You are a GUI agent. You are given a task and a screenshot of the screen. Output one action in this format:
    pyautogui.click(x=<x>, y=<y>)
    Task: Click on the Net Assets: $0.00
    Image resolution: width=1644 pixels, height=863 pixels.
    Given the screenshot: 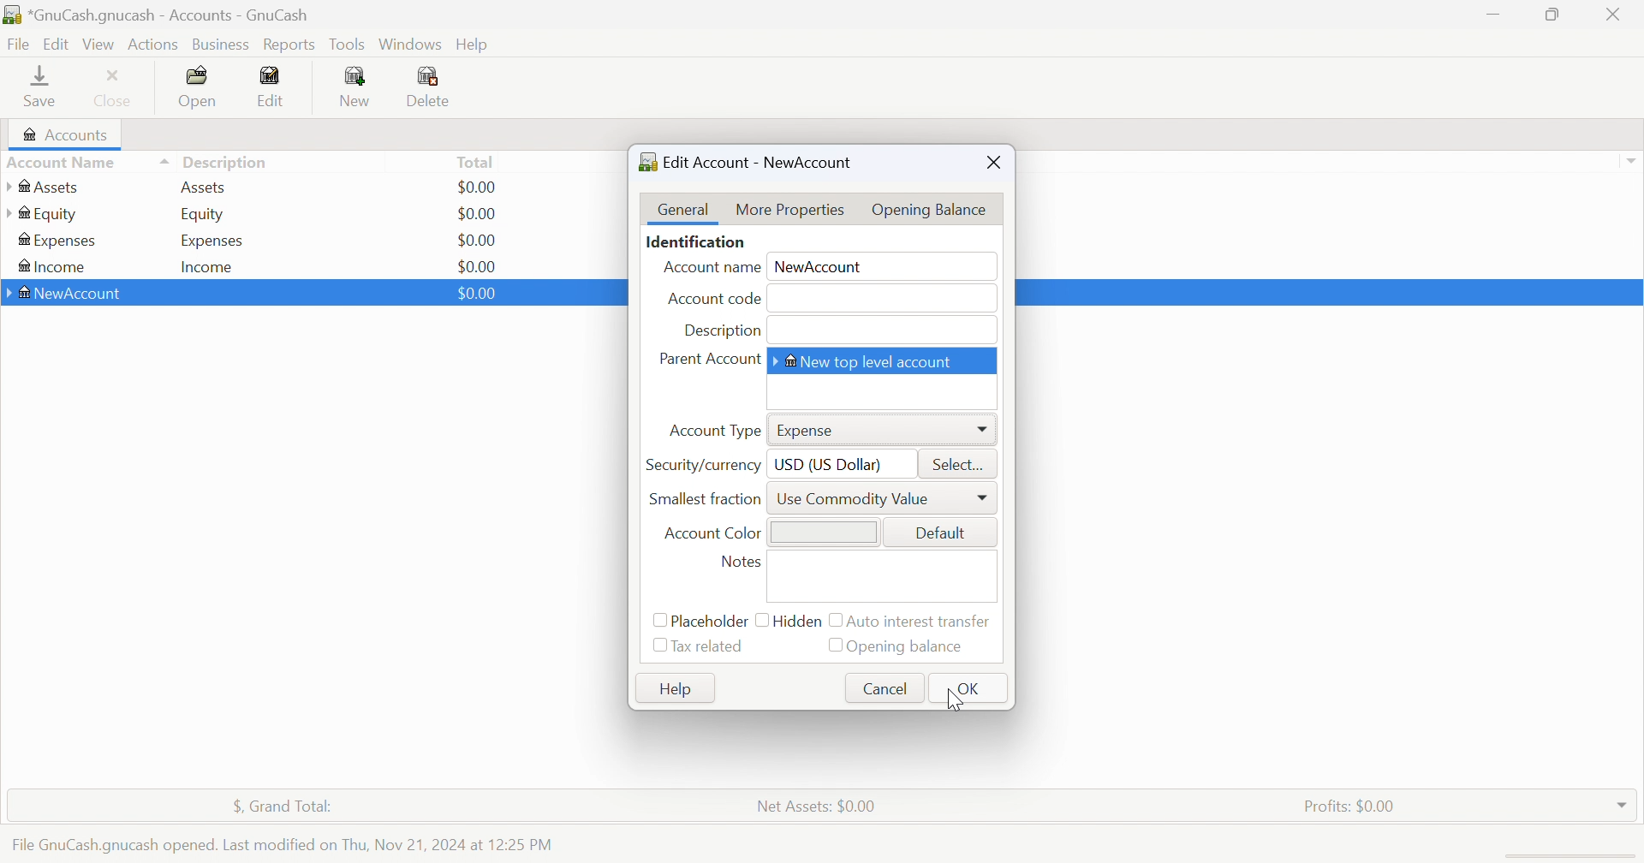 What is the action you would take?
    pyautogui.click(x=815, y=806)
    